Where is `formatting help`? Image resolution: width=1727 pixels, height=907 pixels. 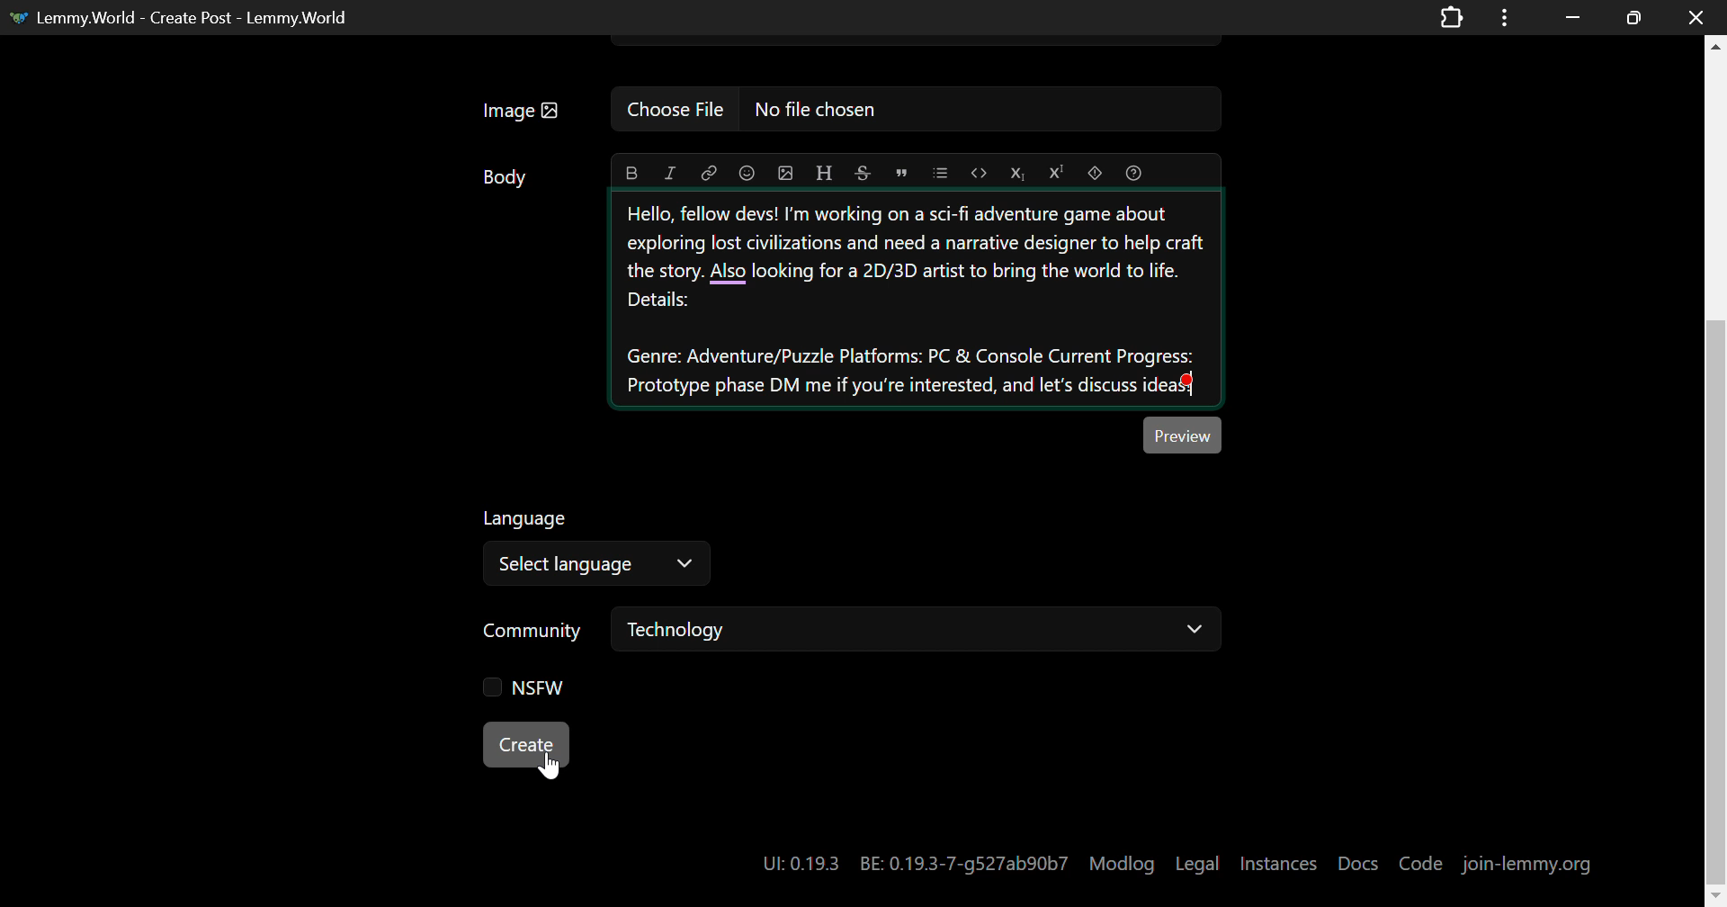
formatting help is located at coordinates (1133, 172).